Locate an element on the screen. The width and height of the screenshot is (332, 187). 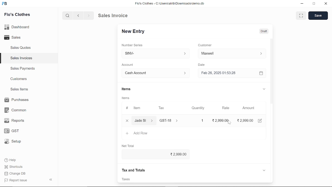
SINV-  is located at coordinates (154, 54).